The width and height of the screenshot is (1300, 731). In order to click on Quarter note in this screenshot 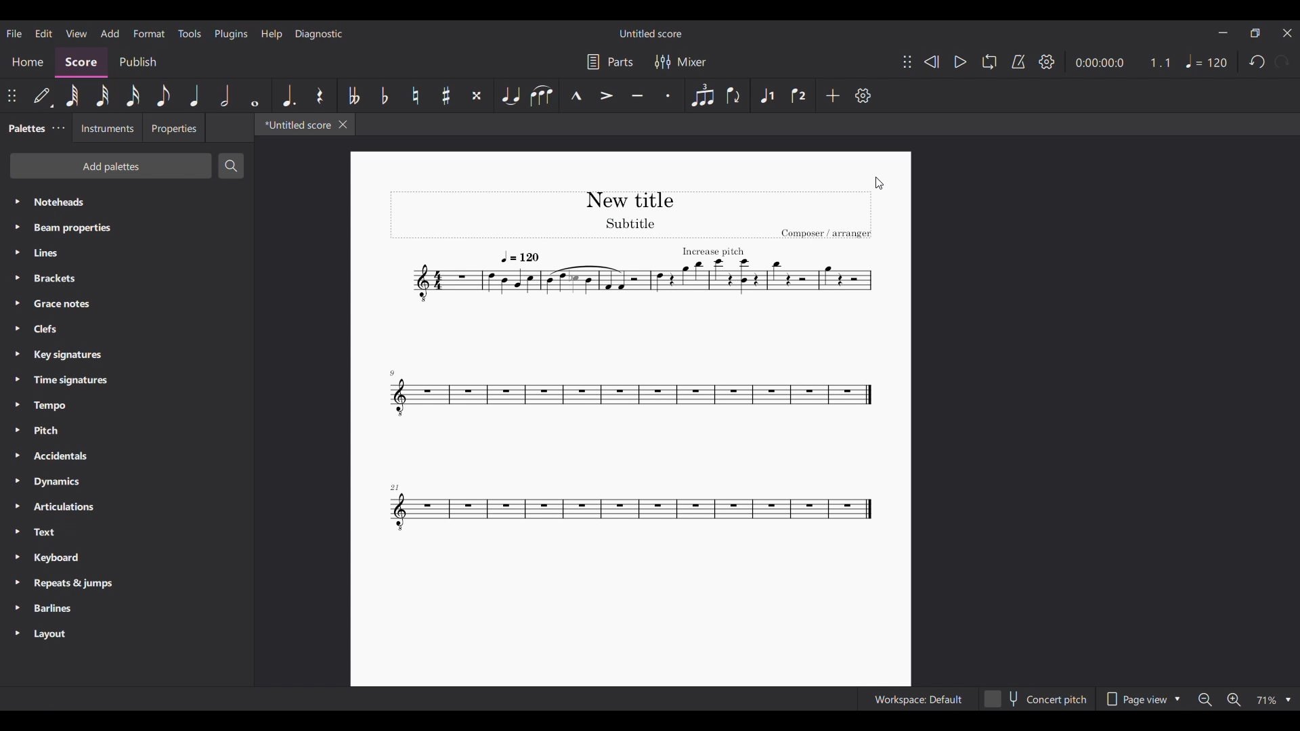, I will do `click(194, 95)`.